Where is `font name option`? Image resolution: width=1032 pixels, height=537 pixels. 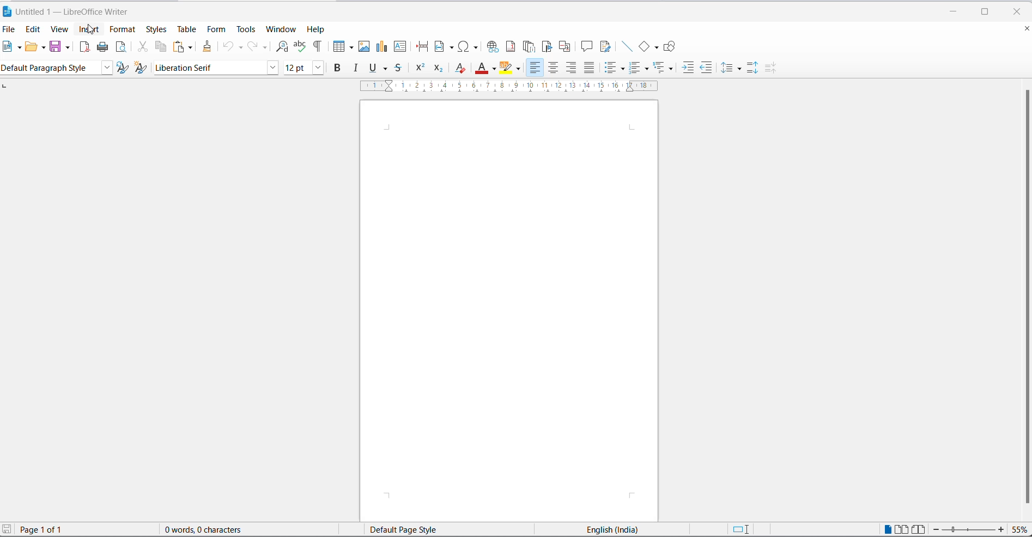
font name option is located at coordinates (272, 68).